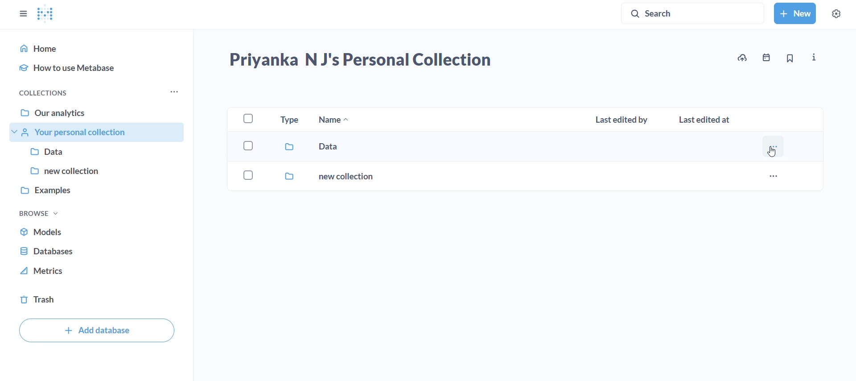 This screenshot has height=381, width=856. Describe the element at coordinates (97, 49) in the screenshot. I see `home` at that location.